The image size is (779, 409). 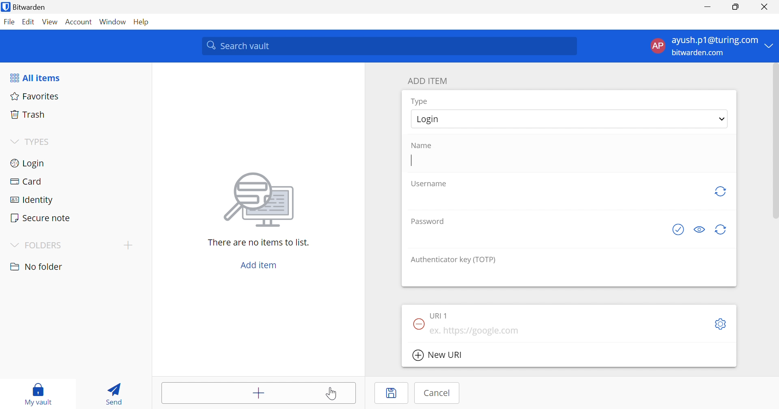 I want to click on Remove, so click(x=418, y=323).